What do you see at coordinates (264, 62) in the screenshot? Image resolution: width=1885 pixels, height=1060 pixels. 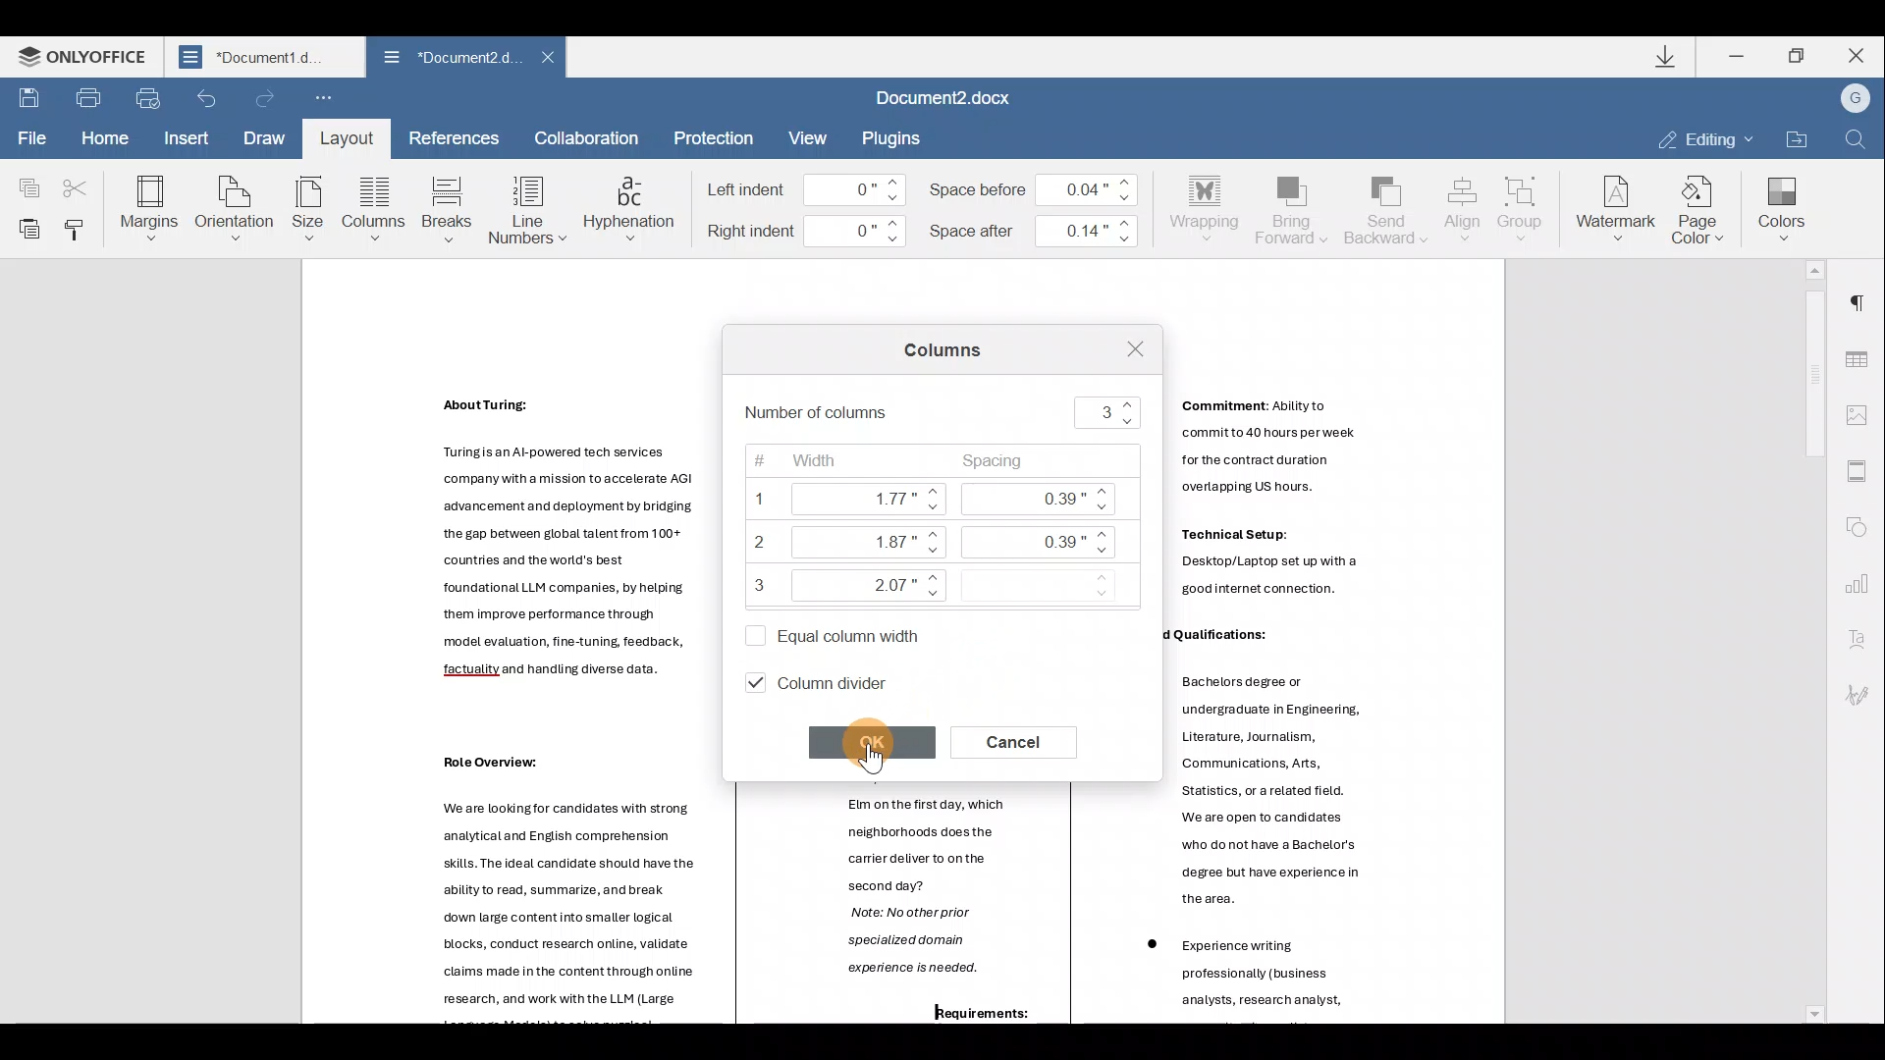 I see `Document2.d` at bounding box center [264, 62].